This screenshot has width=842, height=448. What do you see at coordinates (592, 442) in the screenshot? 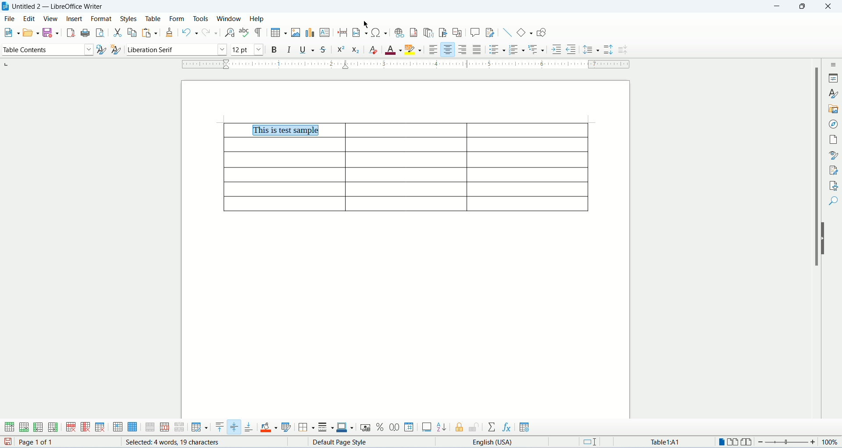
I see `standard selection` at bounding box center [592, 442].